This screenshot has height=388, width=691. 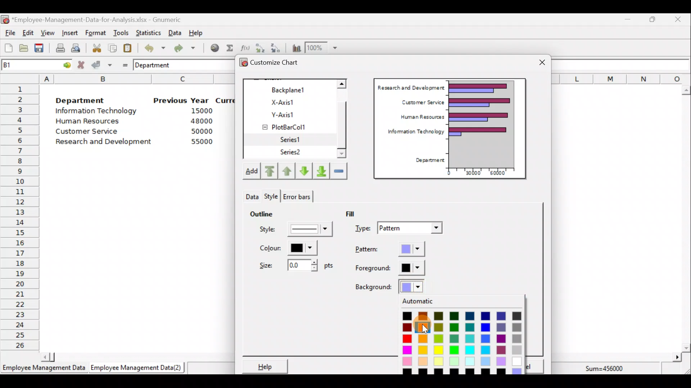 What do you see at coordinates (324, 47) in the screenshot?
I see `Zoom` at bounding box center [324, 47].